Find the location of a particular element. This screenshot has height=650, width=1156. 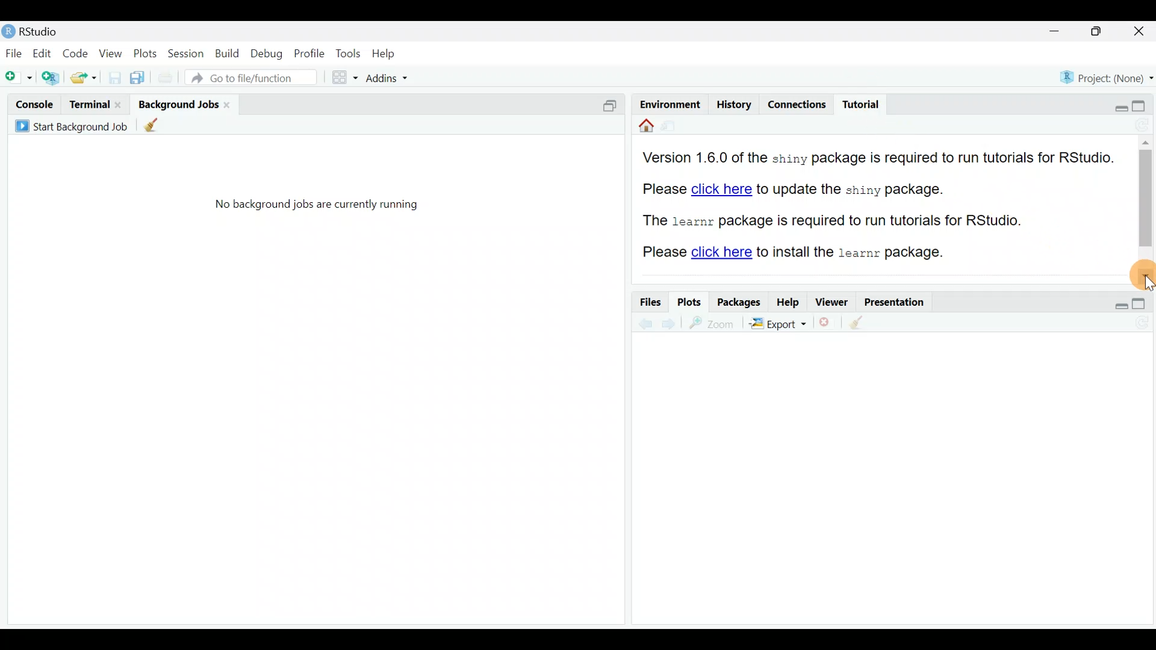

Session is located at coordinates (187, 56).